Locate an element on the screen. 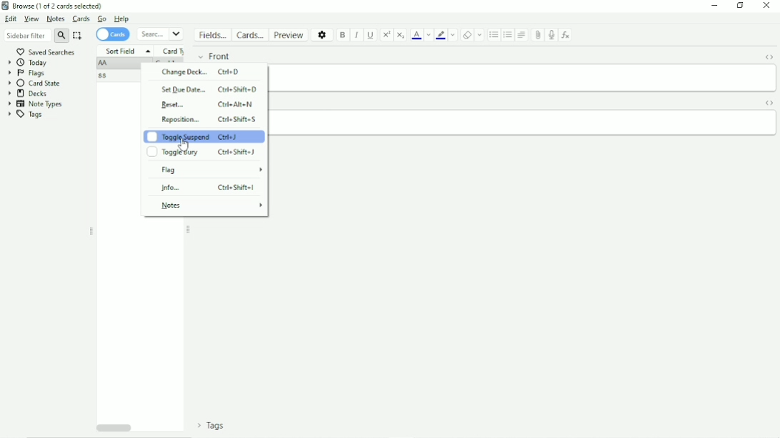  Close is located at coordinates (766, 6).